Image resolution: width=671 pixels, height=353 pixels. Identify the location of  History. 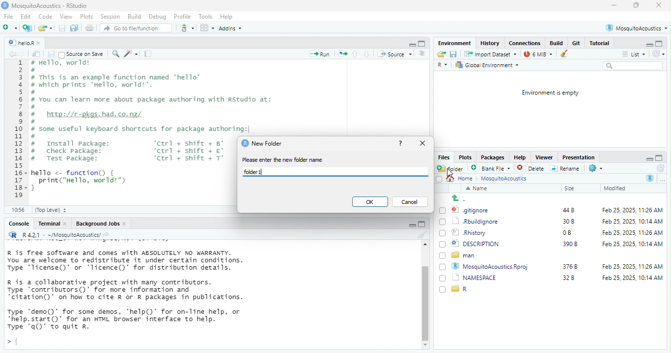
(492, 43).